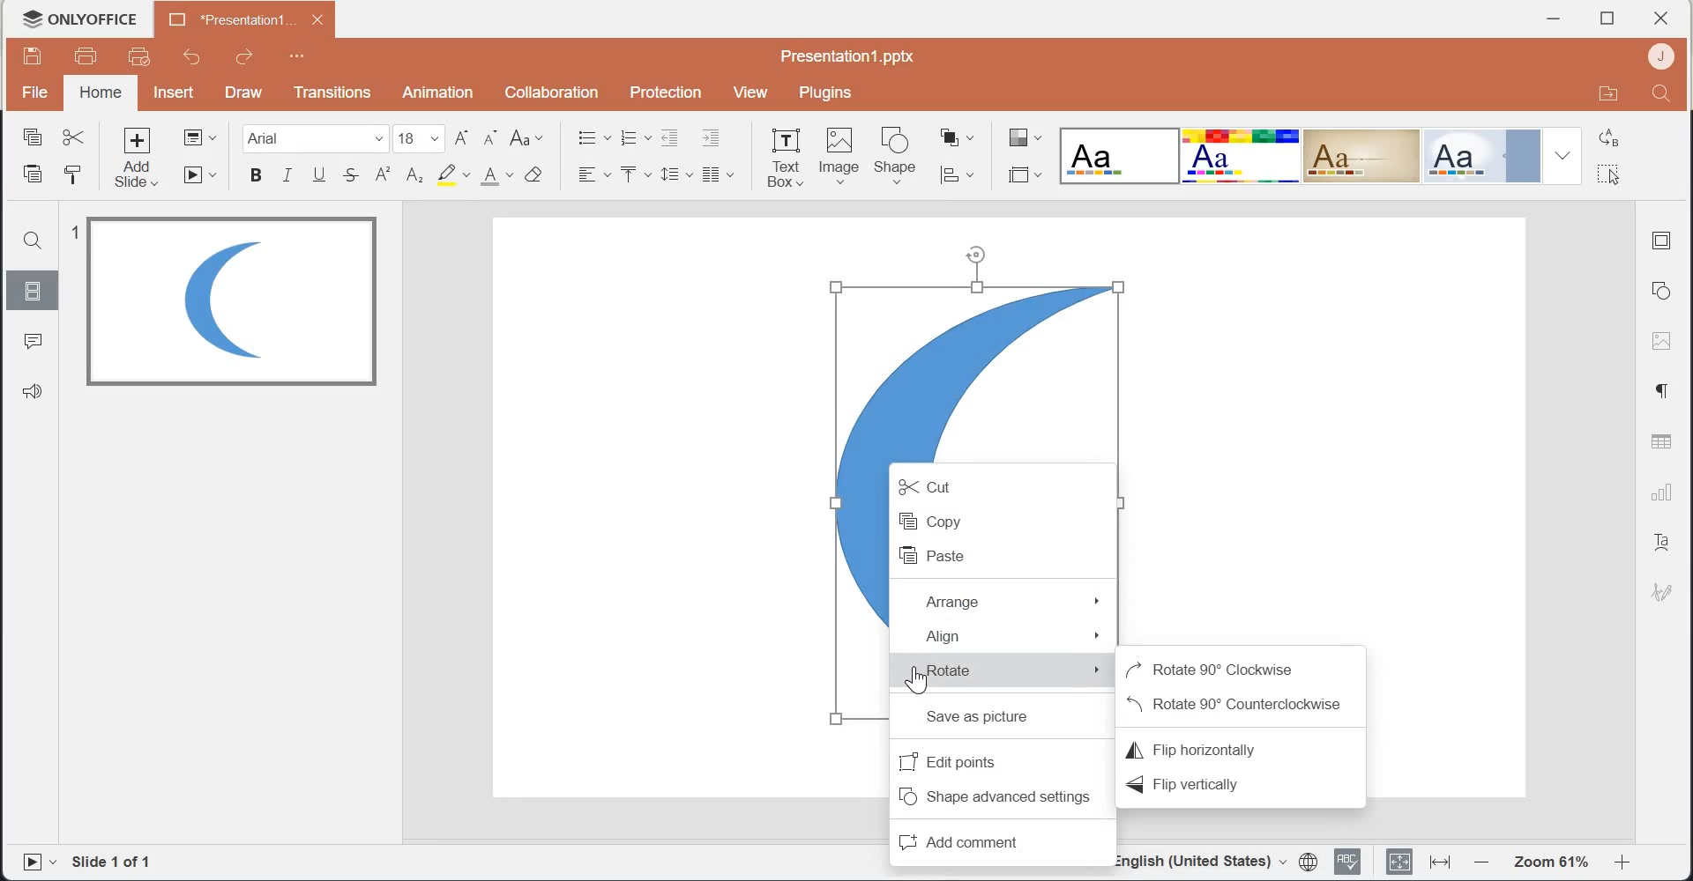 The height and width of the screenshot is (881, 1693). I want to click on Align, so click(1010, 635).